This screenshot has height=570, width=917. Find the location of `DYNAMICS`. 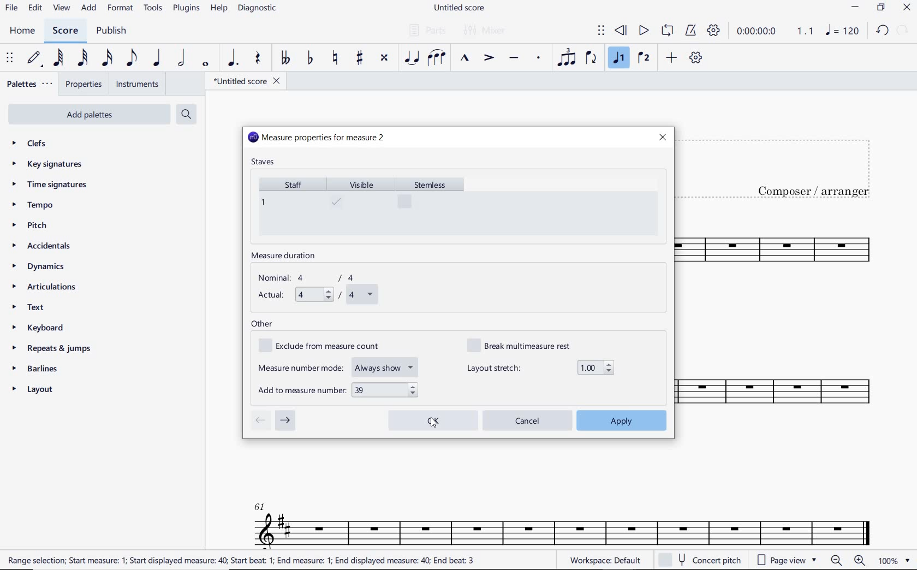

DYNAMICS is located at coordinates (44, 267).